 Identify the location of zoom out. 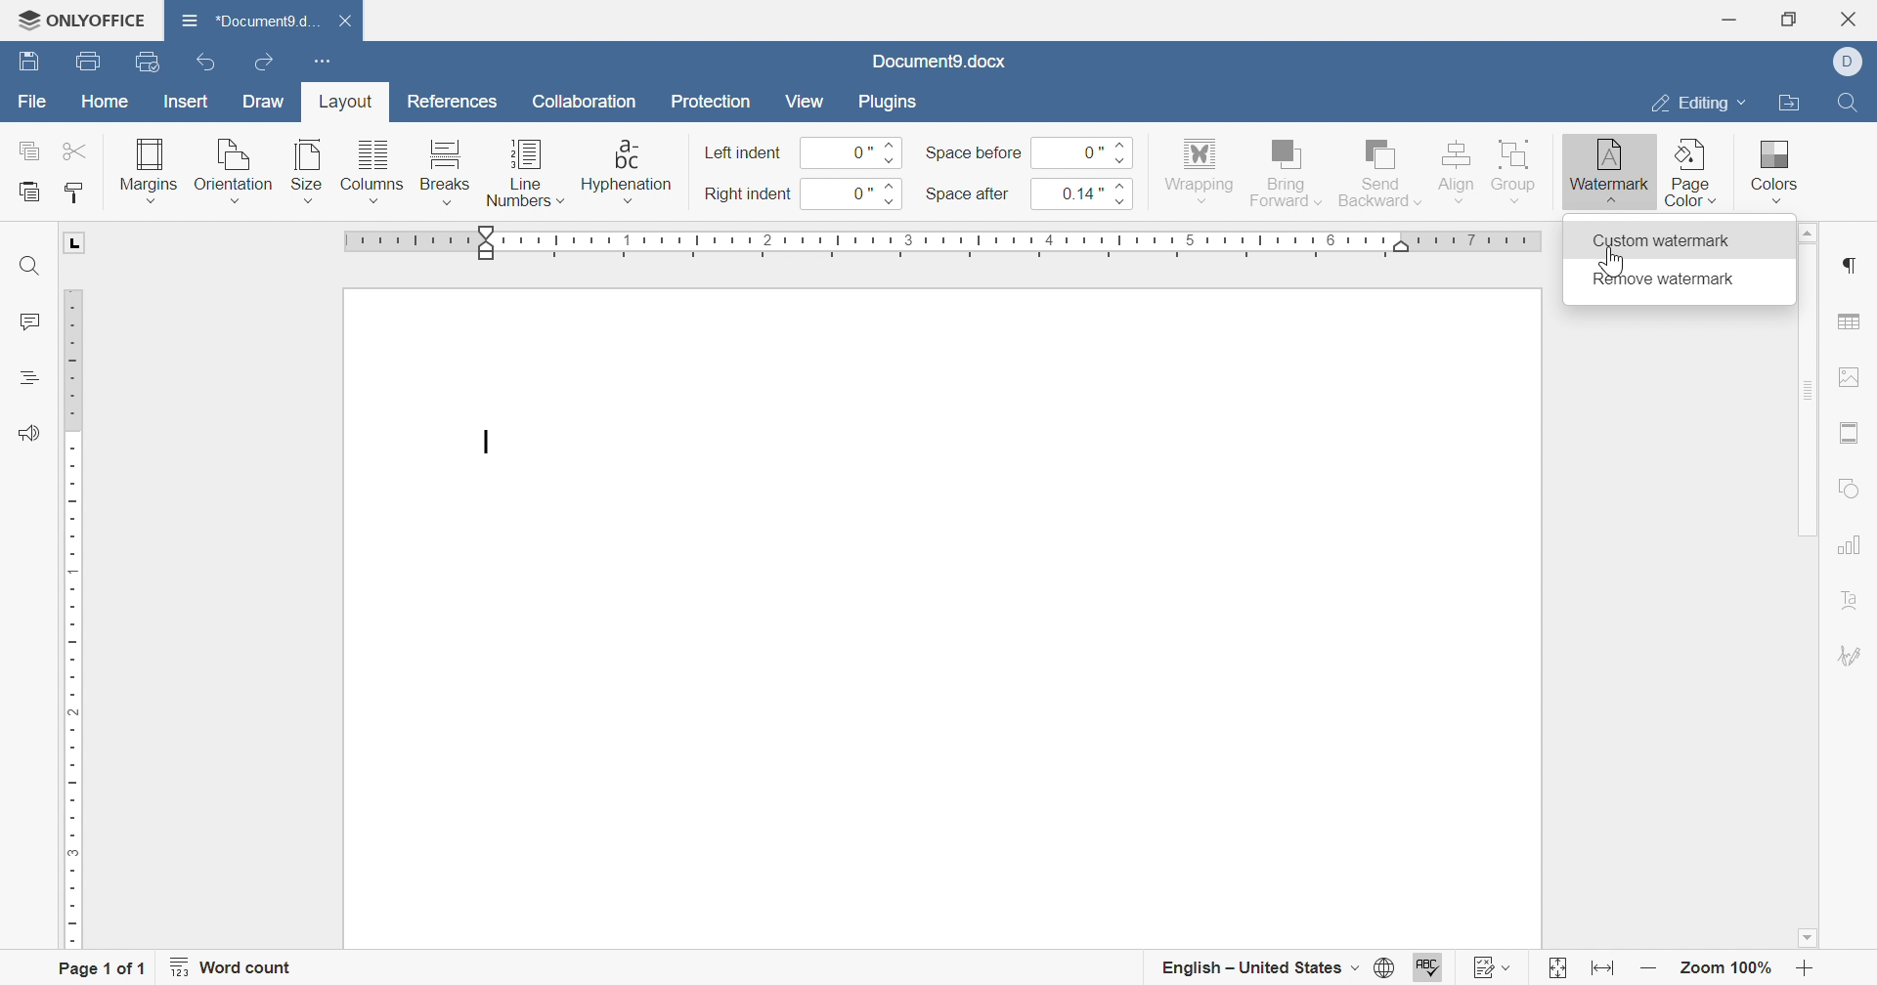
(1649, 969).